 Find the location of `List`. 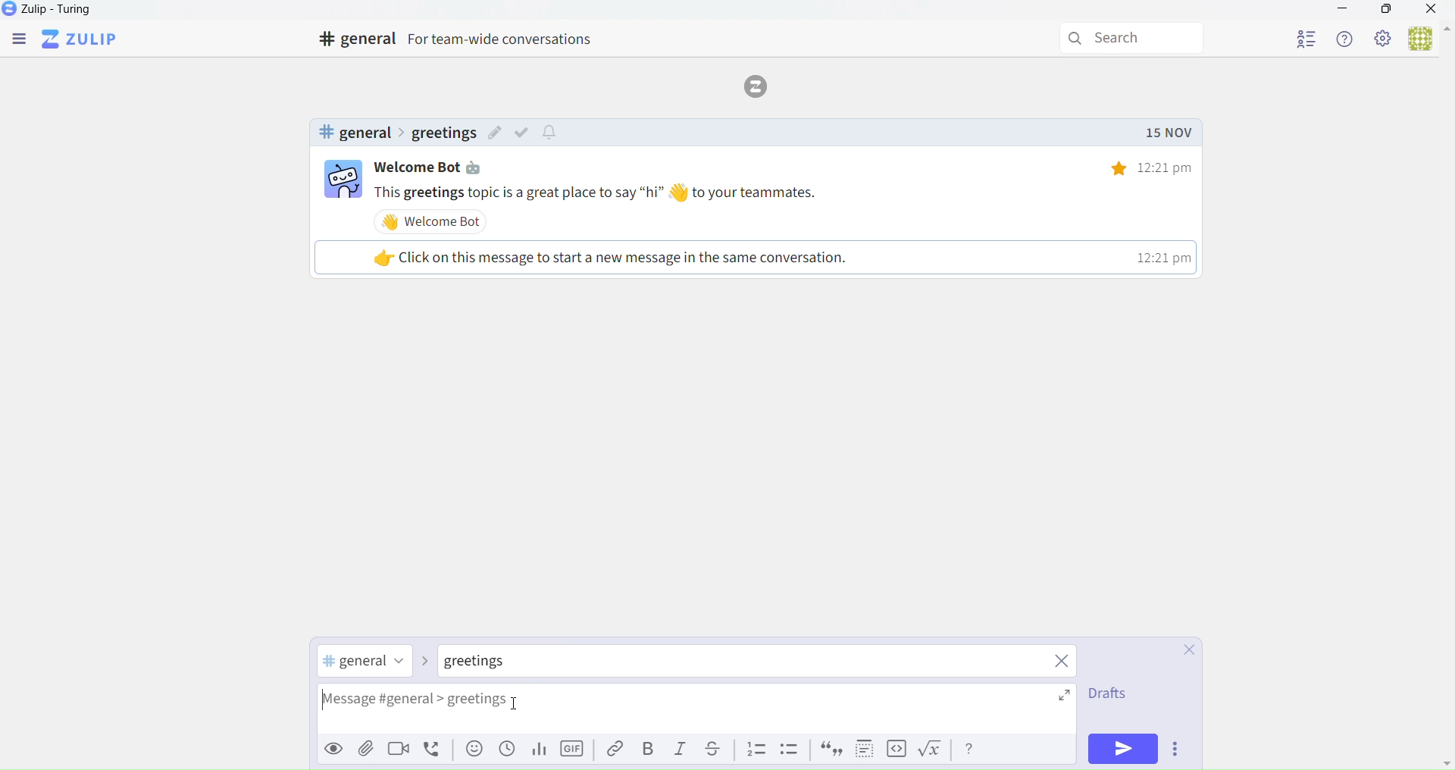

List is located at coordinates (756, 750).